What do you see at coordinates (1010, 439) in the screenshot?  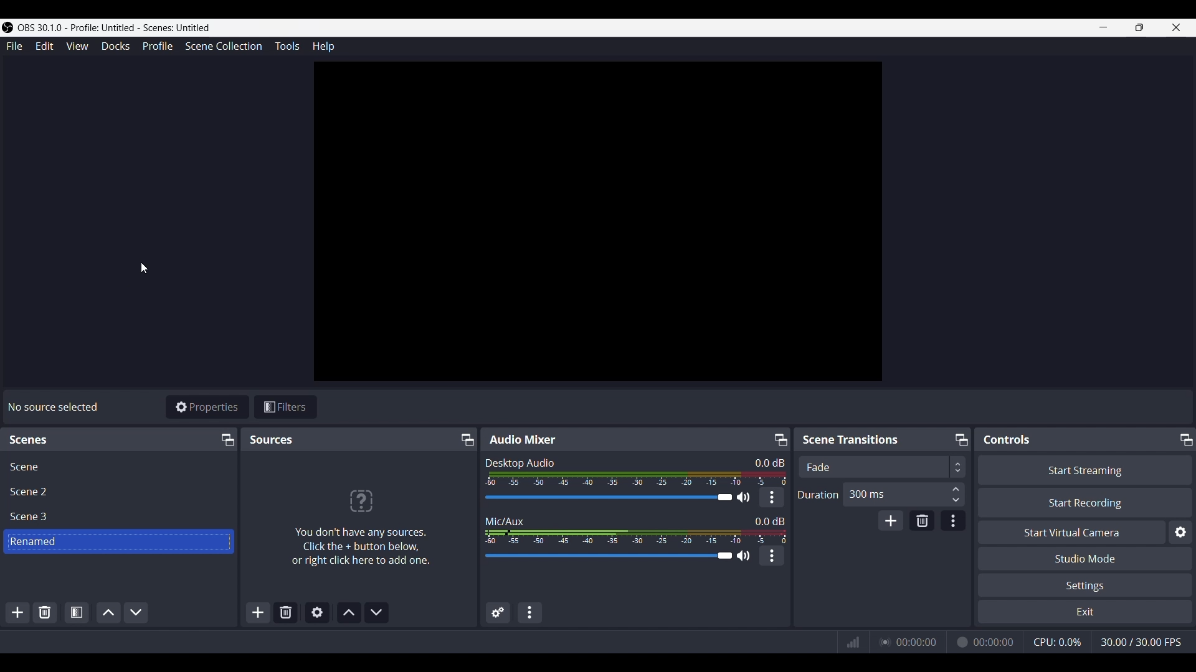 I see `Controls` at bounding box center [1010, 439].